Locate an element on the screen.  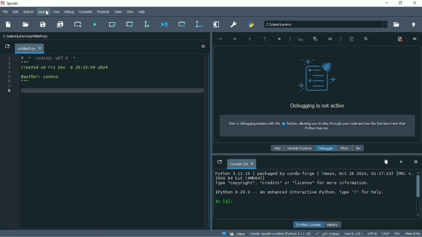
Debugging is not active is located at coordinates (320, 84).